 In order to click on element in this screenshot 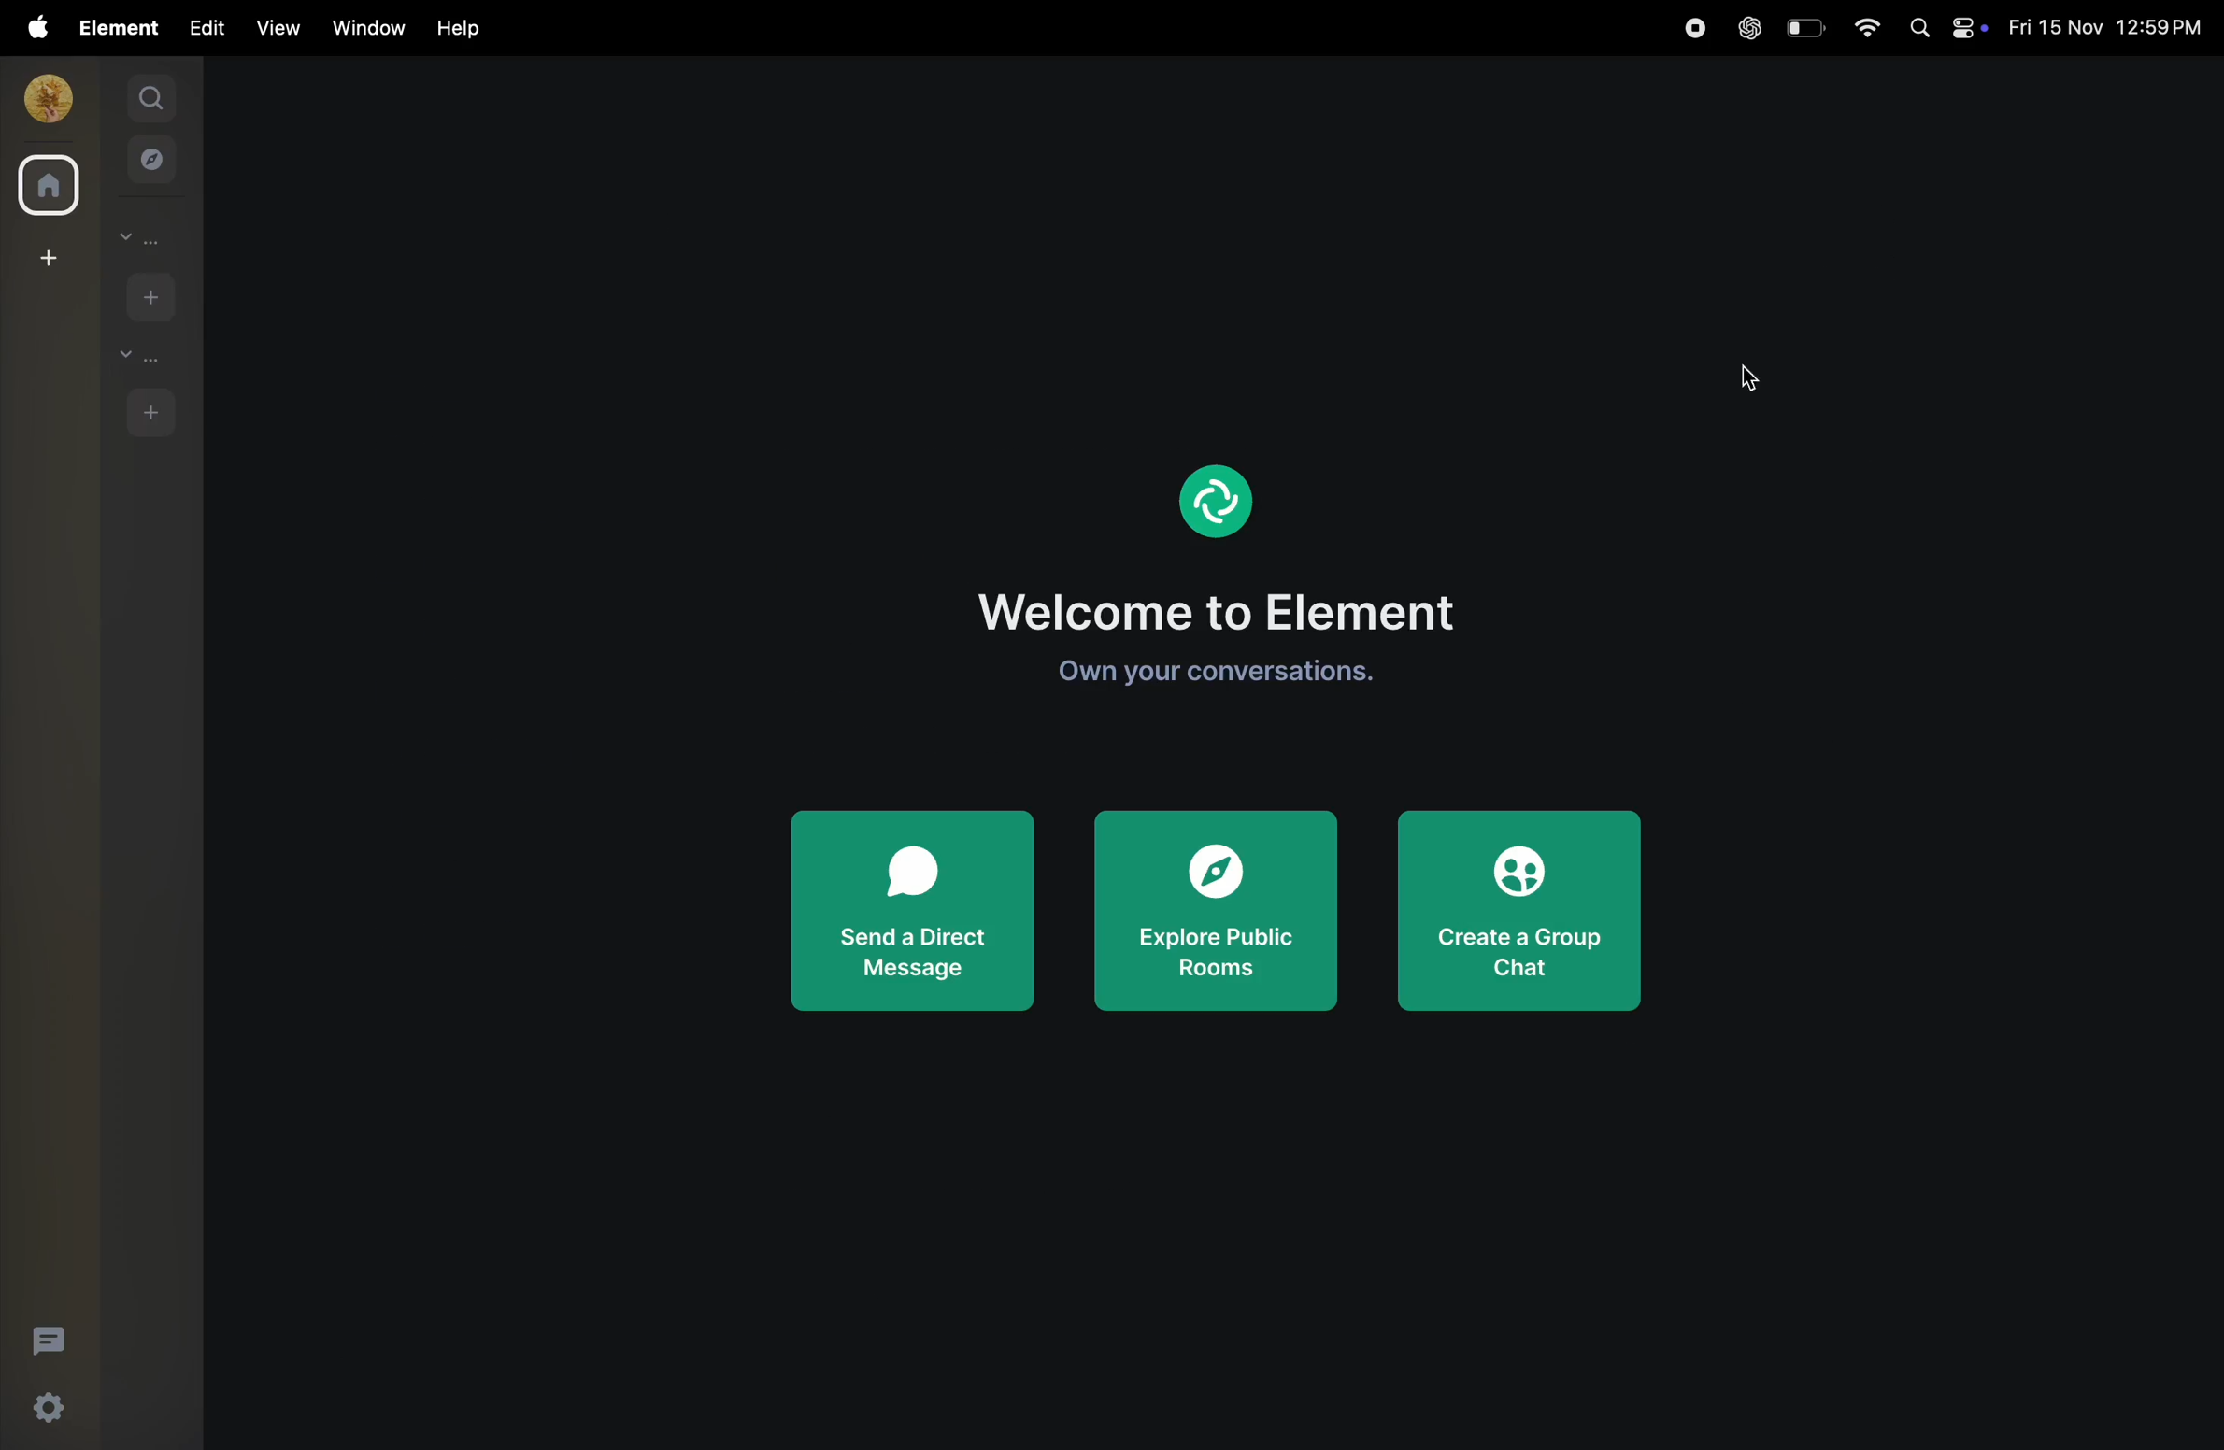, I will do `click(121, 28)`.